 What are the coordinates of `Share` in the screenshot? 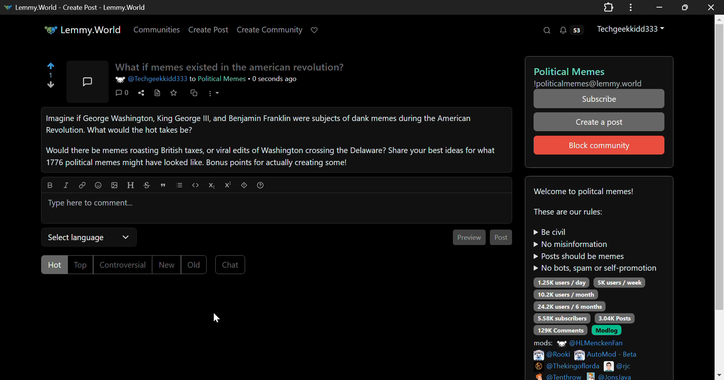 It's located at (143, 95).